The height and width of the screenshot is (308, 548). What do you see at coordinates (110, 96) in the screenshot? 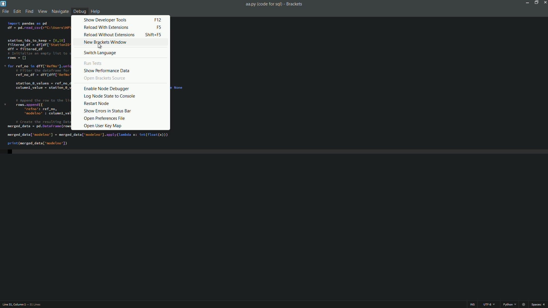
I see `log node state to console` at bounding box center [110, 96].